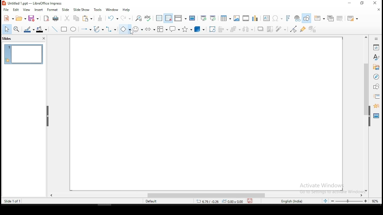  Describe the element at coordinates (98, 30) in the screenshot. I see `curves and polygons` at that location.